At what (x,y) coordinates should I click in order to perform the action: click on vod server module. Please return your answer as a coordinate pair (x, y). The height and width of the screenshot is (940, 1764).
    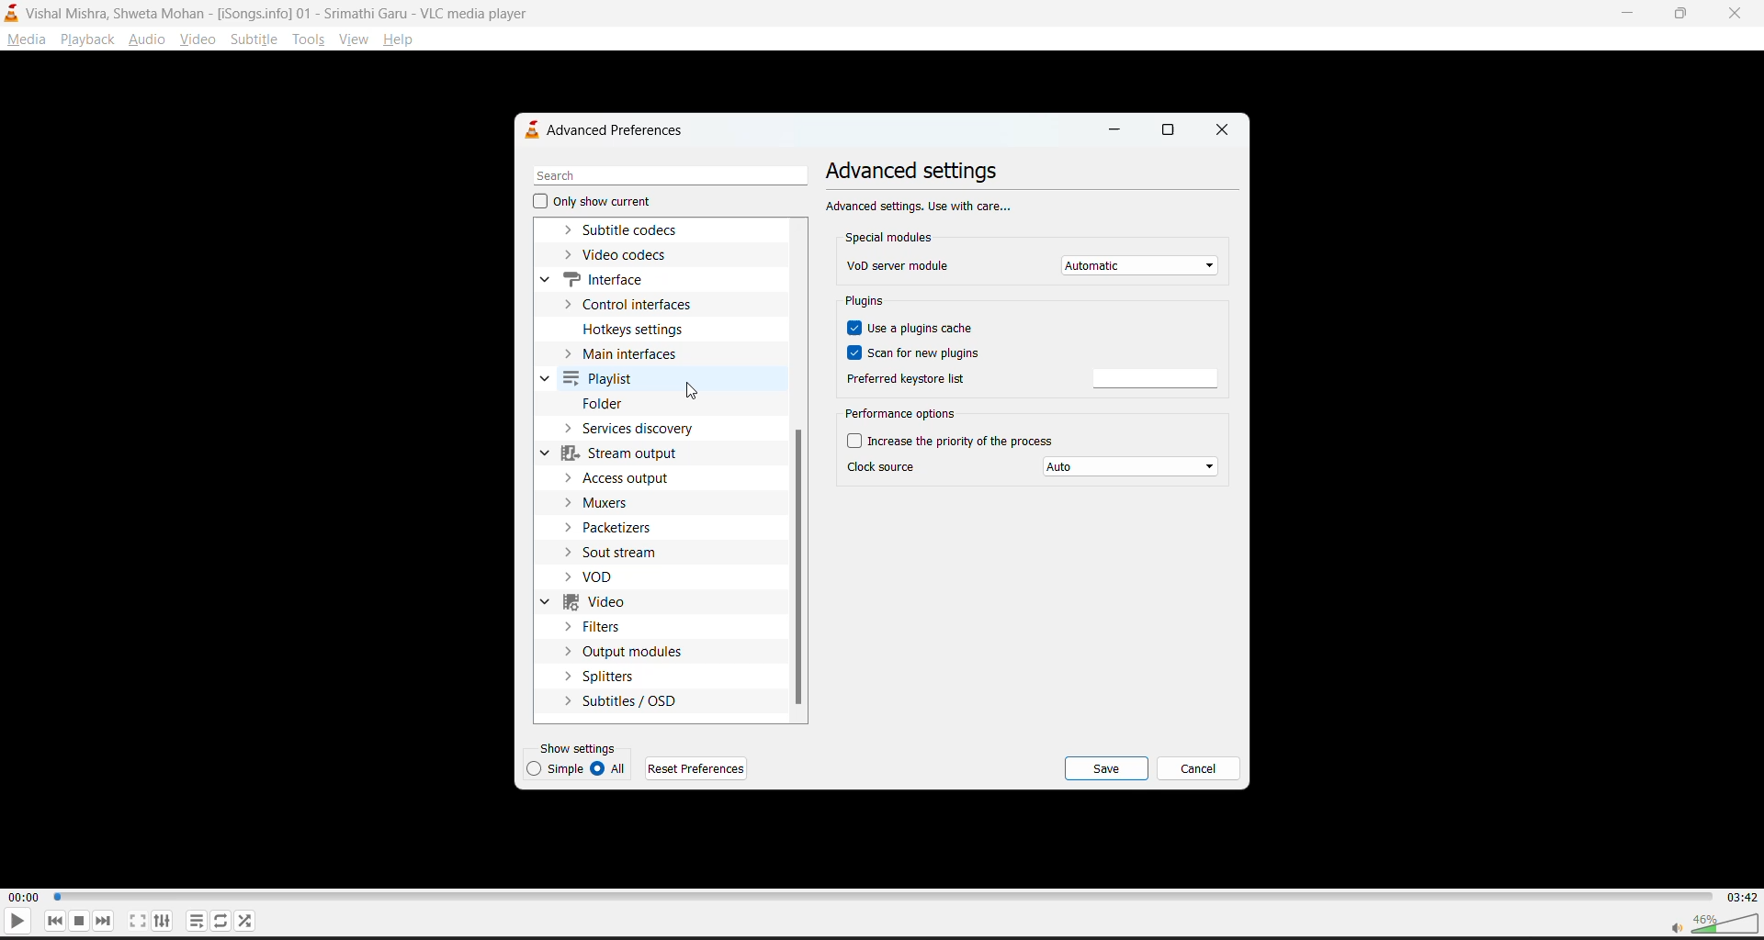
    Looking at the image, I should click on (899, 264).